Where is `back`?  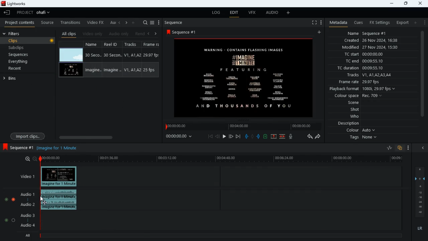
back is located at coordinates (217, 137).